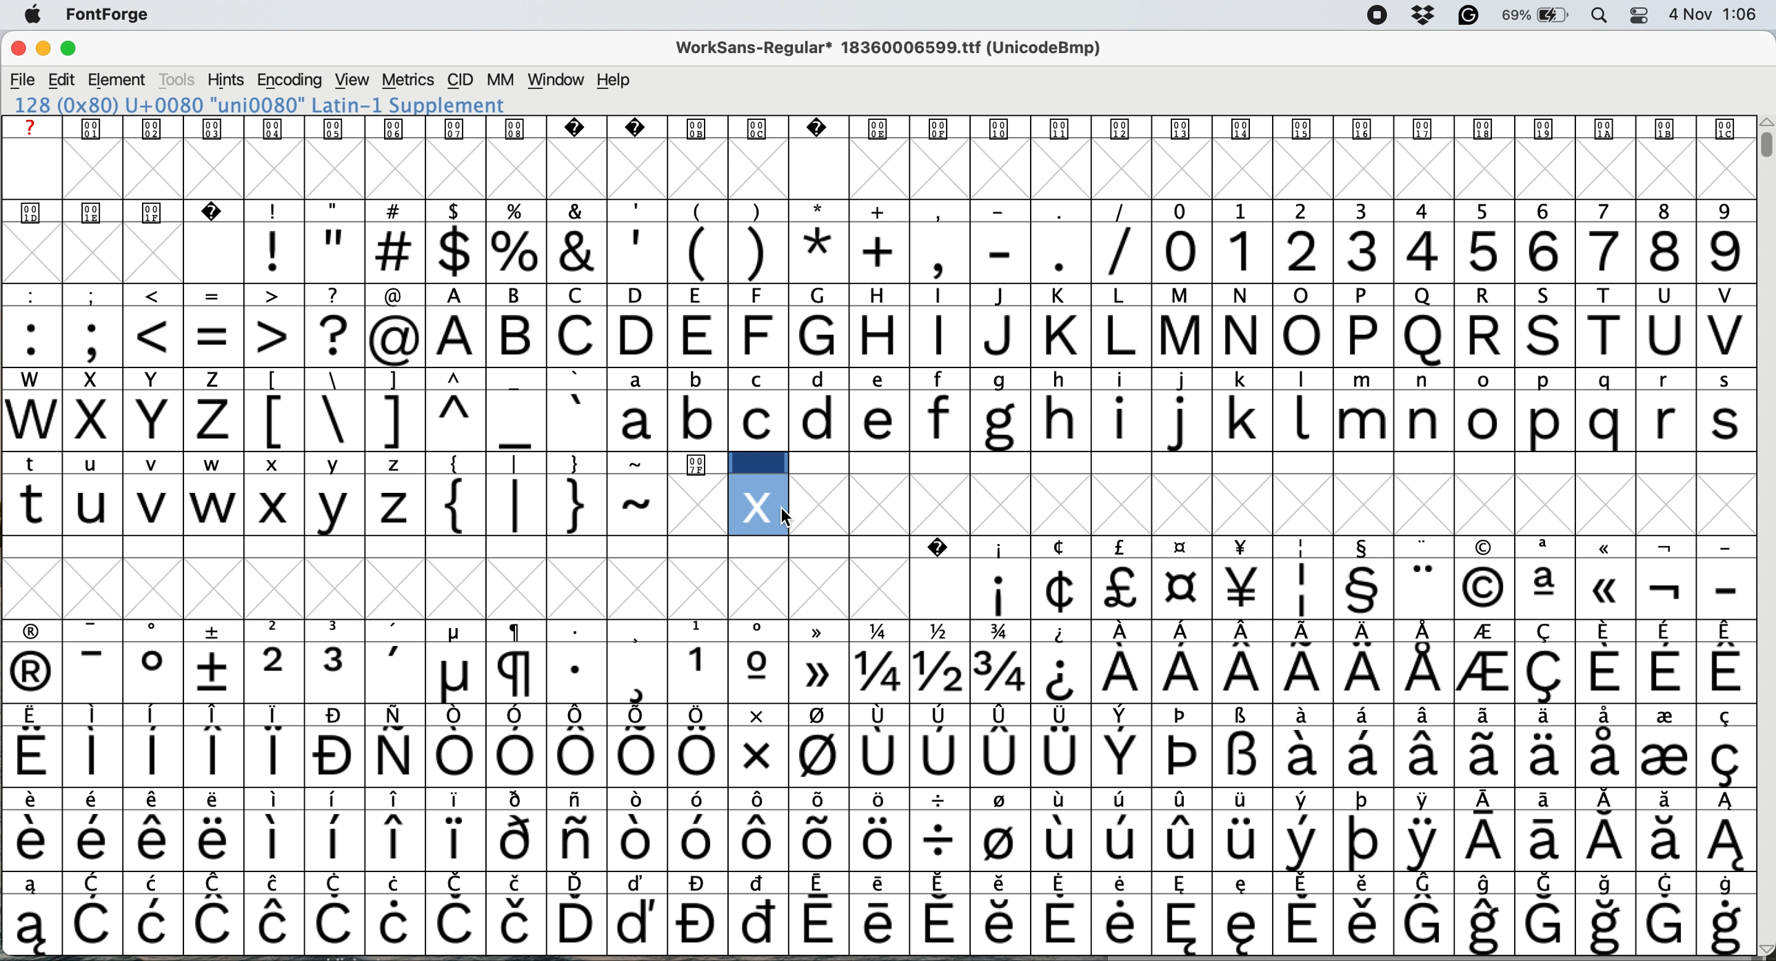  I want to click on tools, so click(178, 80).